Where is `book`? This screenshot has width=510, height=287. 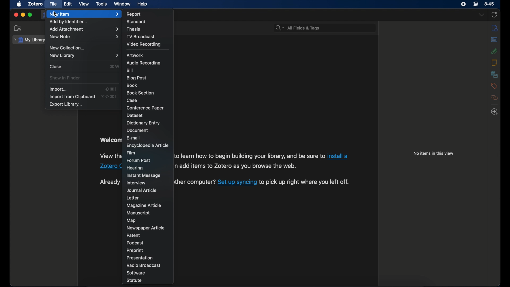 book is located at coordinates (132, 85).